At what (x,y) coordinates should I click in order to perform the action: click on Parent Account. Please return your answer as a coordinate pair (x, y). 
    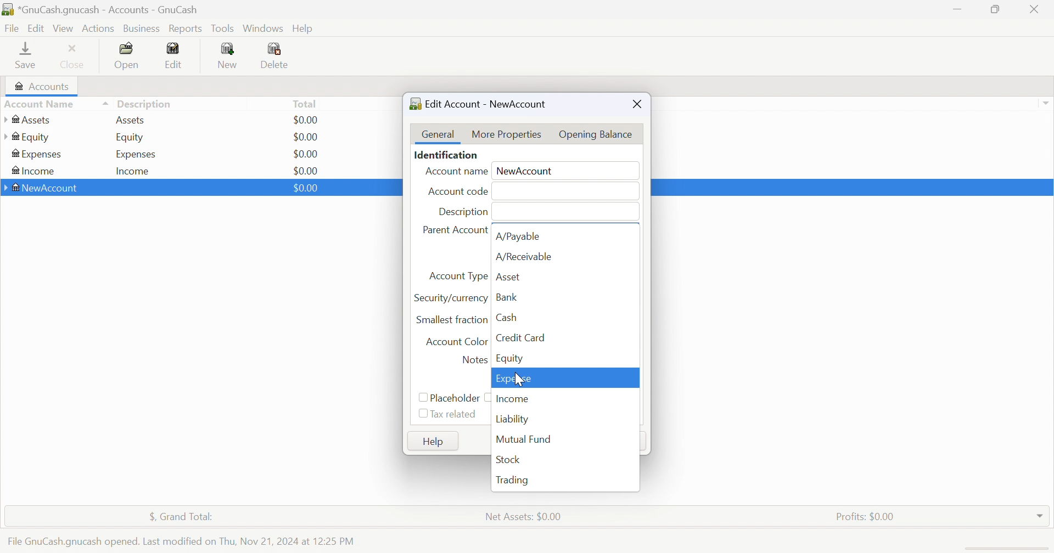
    Looking at the image, I should click on (453, 231).